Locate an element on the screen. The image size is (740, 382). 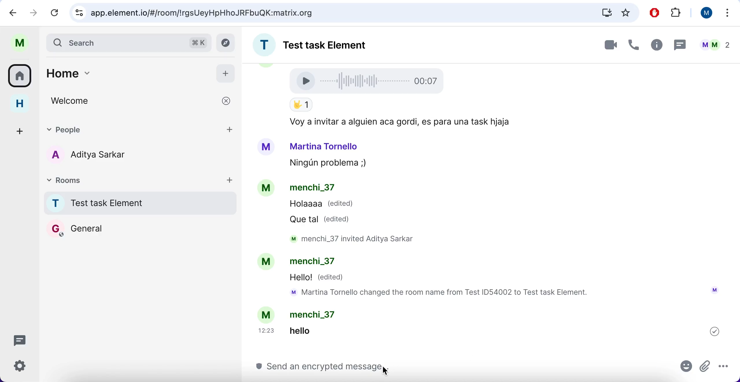
rooms is located at coordinates (95, 179).